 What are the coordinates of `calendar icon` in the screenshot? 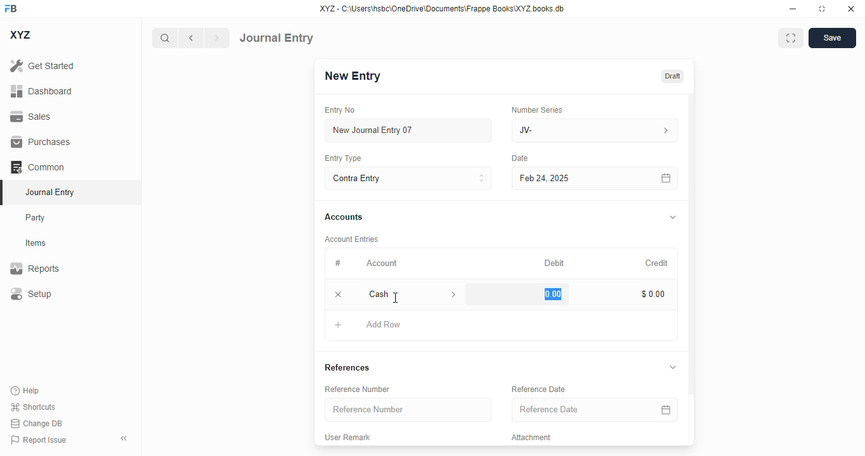 It's located at (667, 178).